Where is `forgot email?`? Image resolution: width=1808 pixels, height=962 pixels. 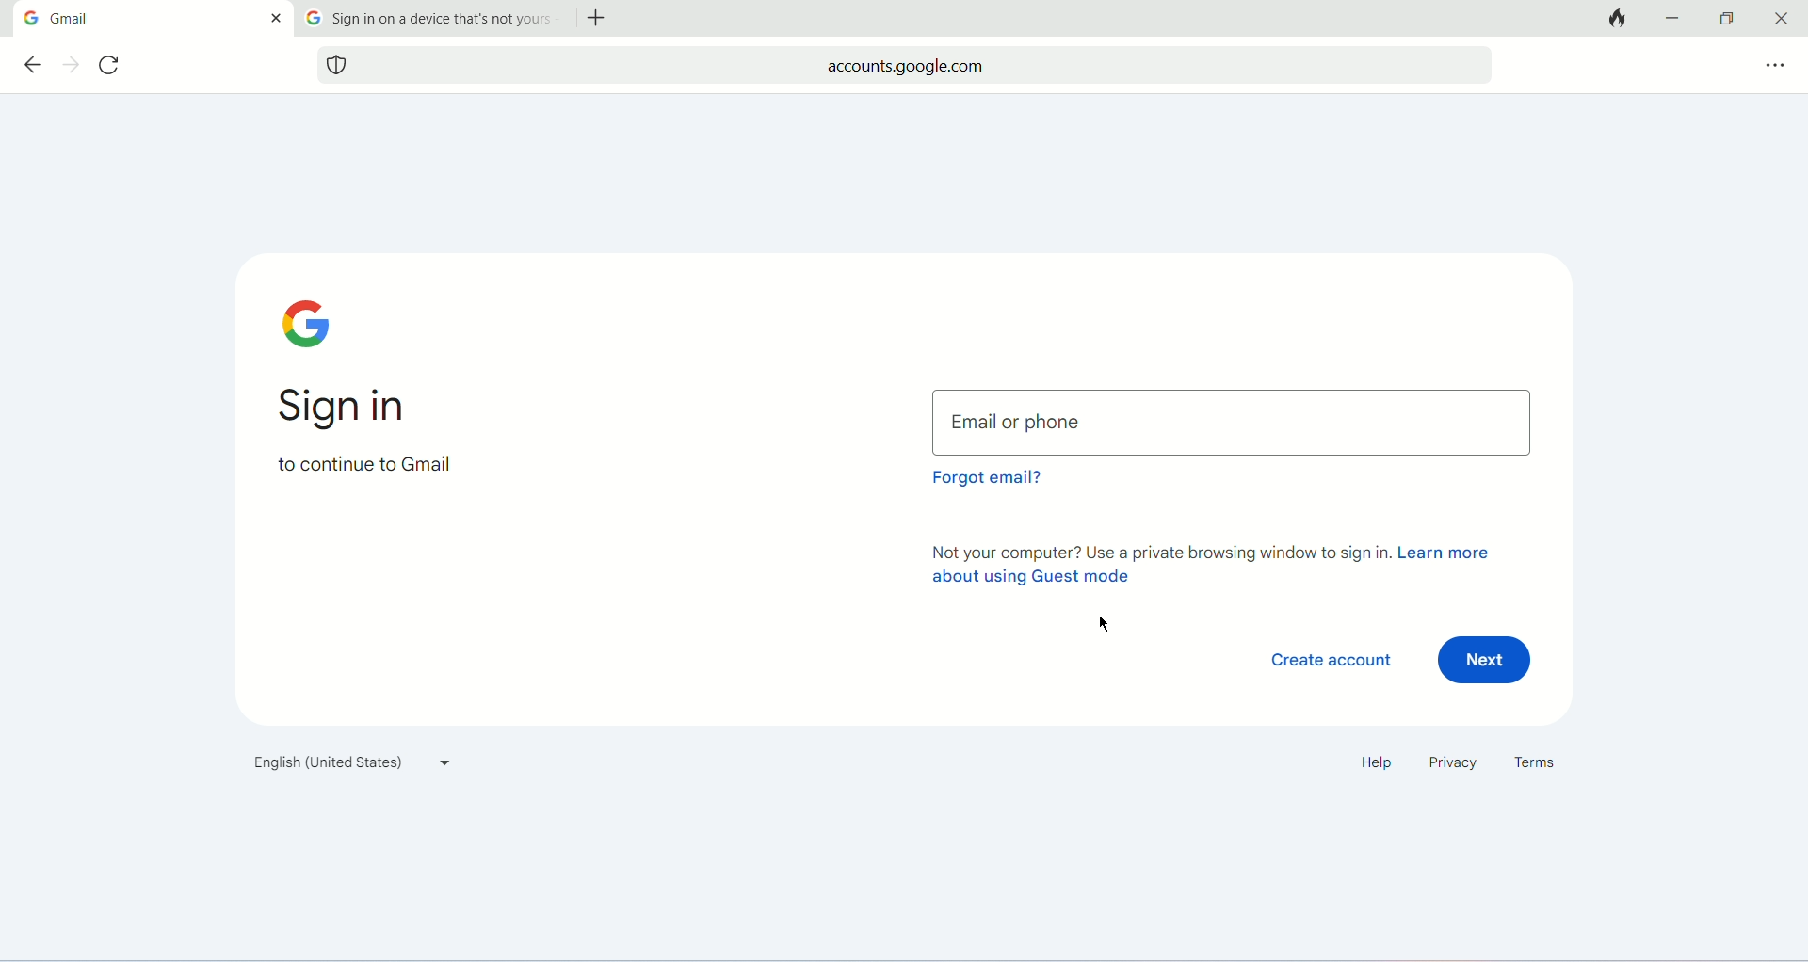
forgot email? is located at coordinates (985, 483).